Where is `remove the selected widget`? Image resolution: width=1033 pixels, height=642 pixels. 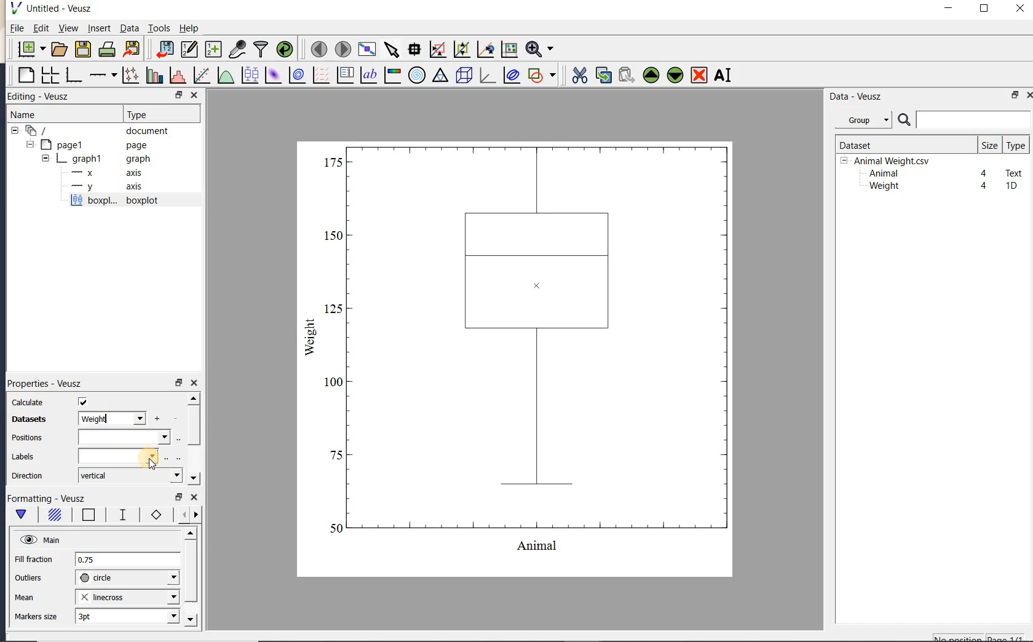 remove the selected widget is located at coordinates (698, 76).